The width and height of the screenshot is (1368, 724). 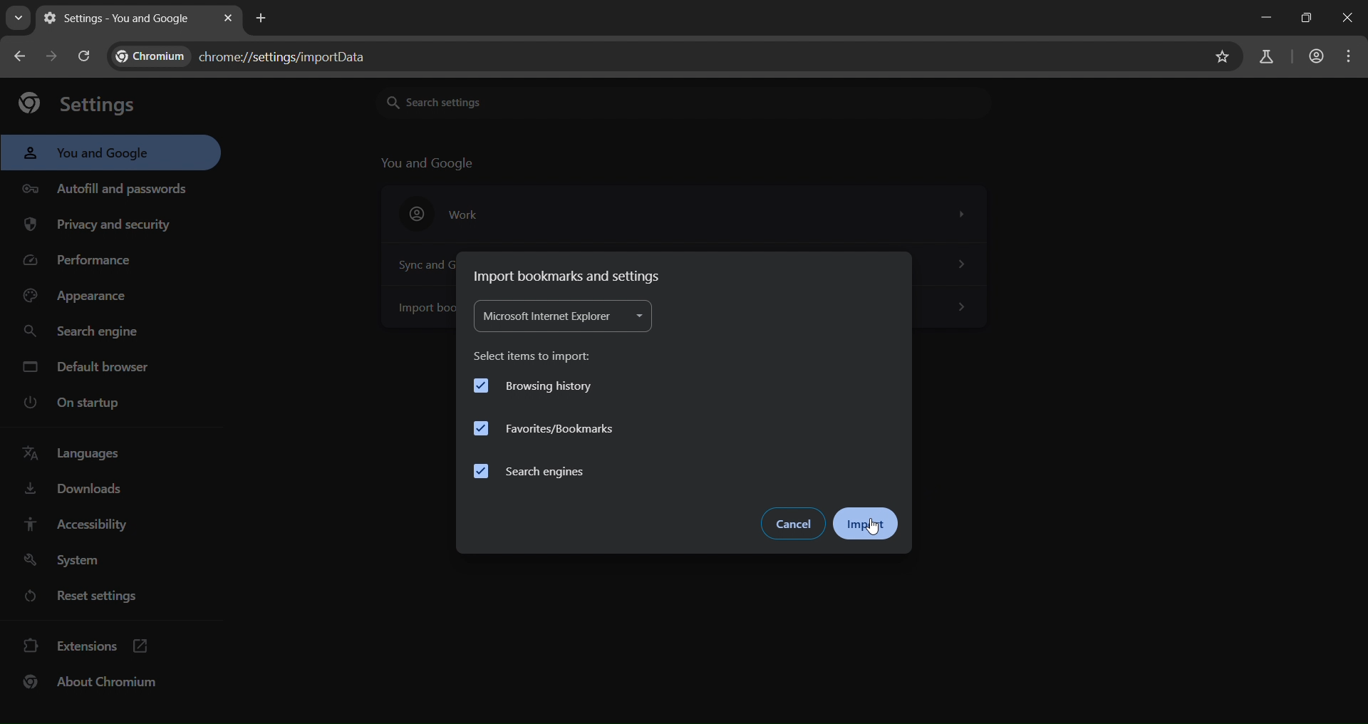 I want to click on earch engine, so click(x=83, y=330).